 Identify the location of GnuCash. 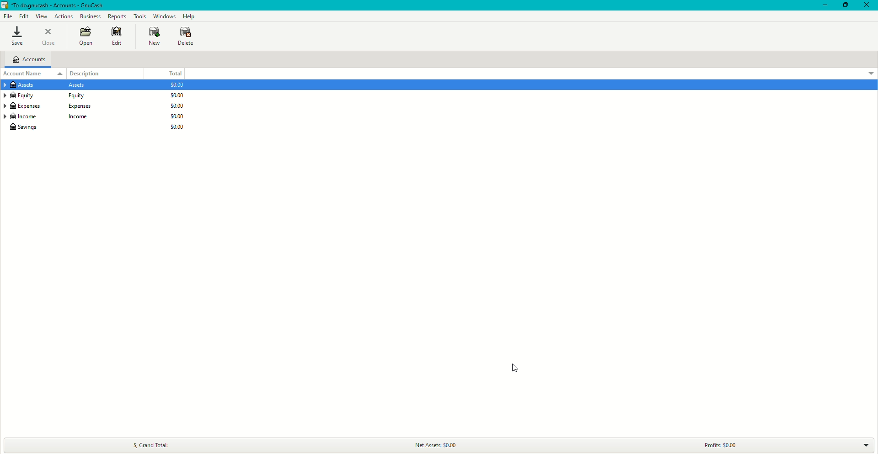
(54, 6).